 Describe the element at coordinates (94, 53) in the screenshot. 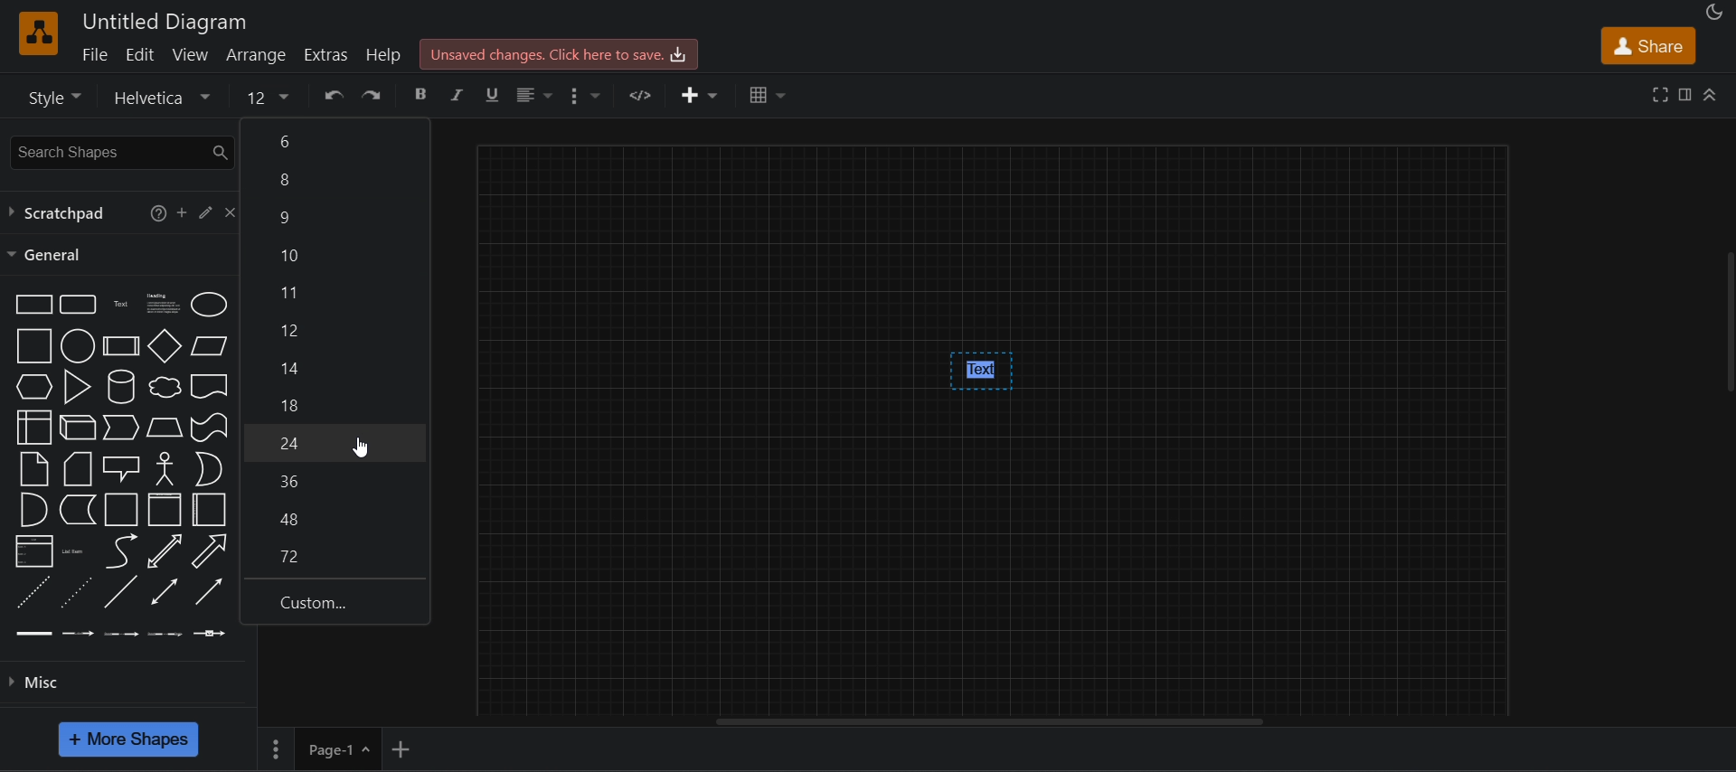

I see `file` at that location.